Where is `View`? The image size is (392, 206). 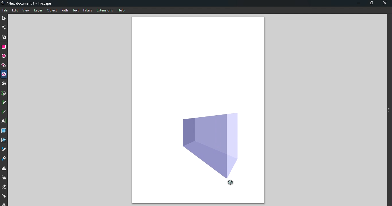
View is located at coordinates (26, 10).